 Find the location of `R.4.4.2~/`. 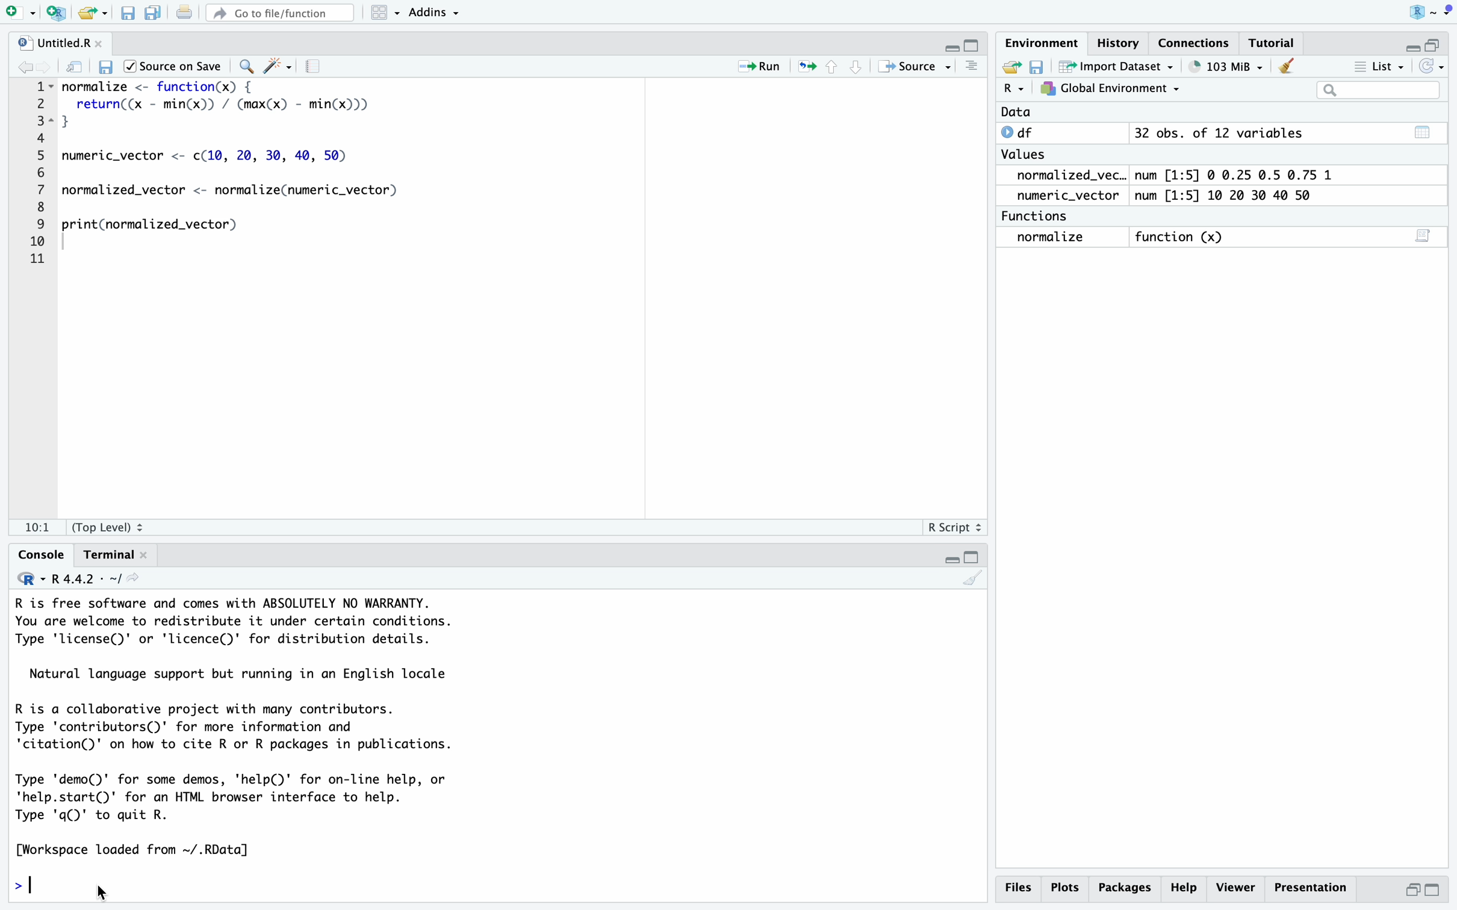

R.4.4.2~/ is located at coordinates (84, 579).